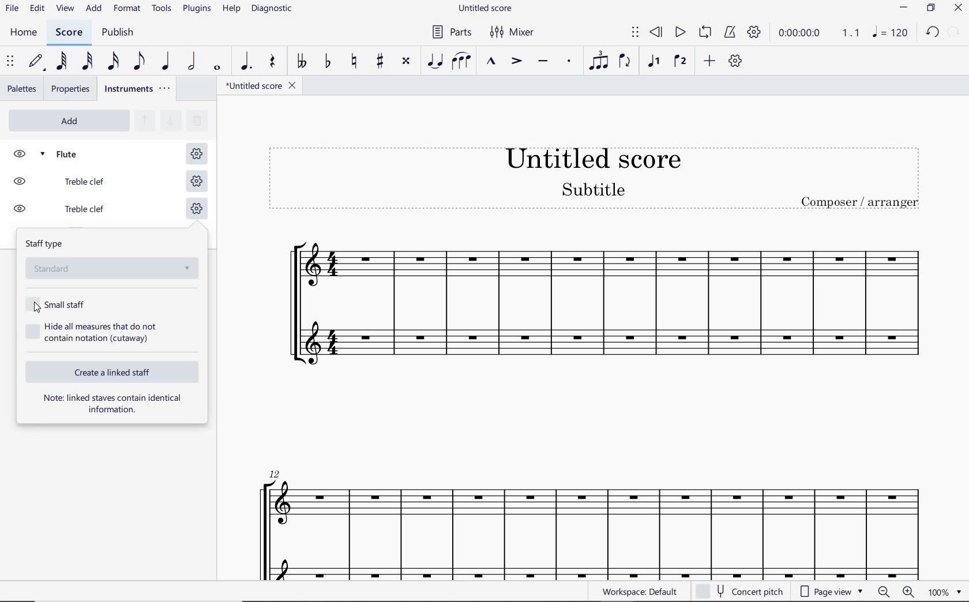  Describe the element at coordinates (69, 121) in the screenshot. I see `ADD` at that location.